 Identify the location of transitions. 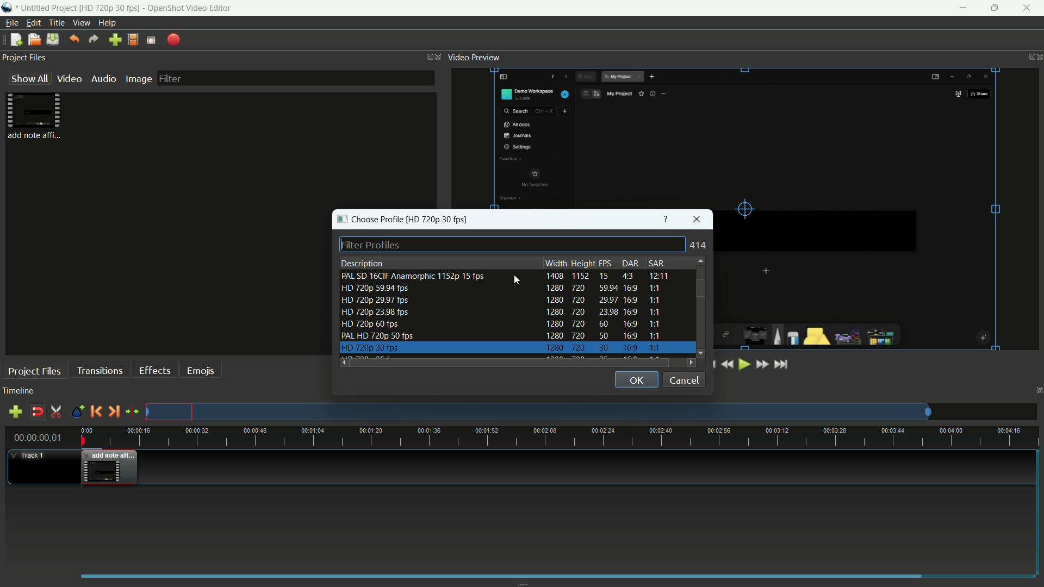
(99, 371).